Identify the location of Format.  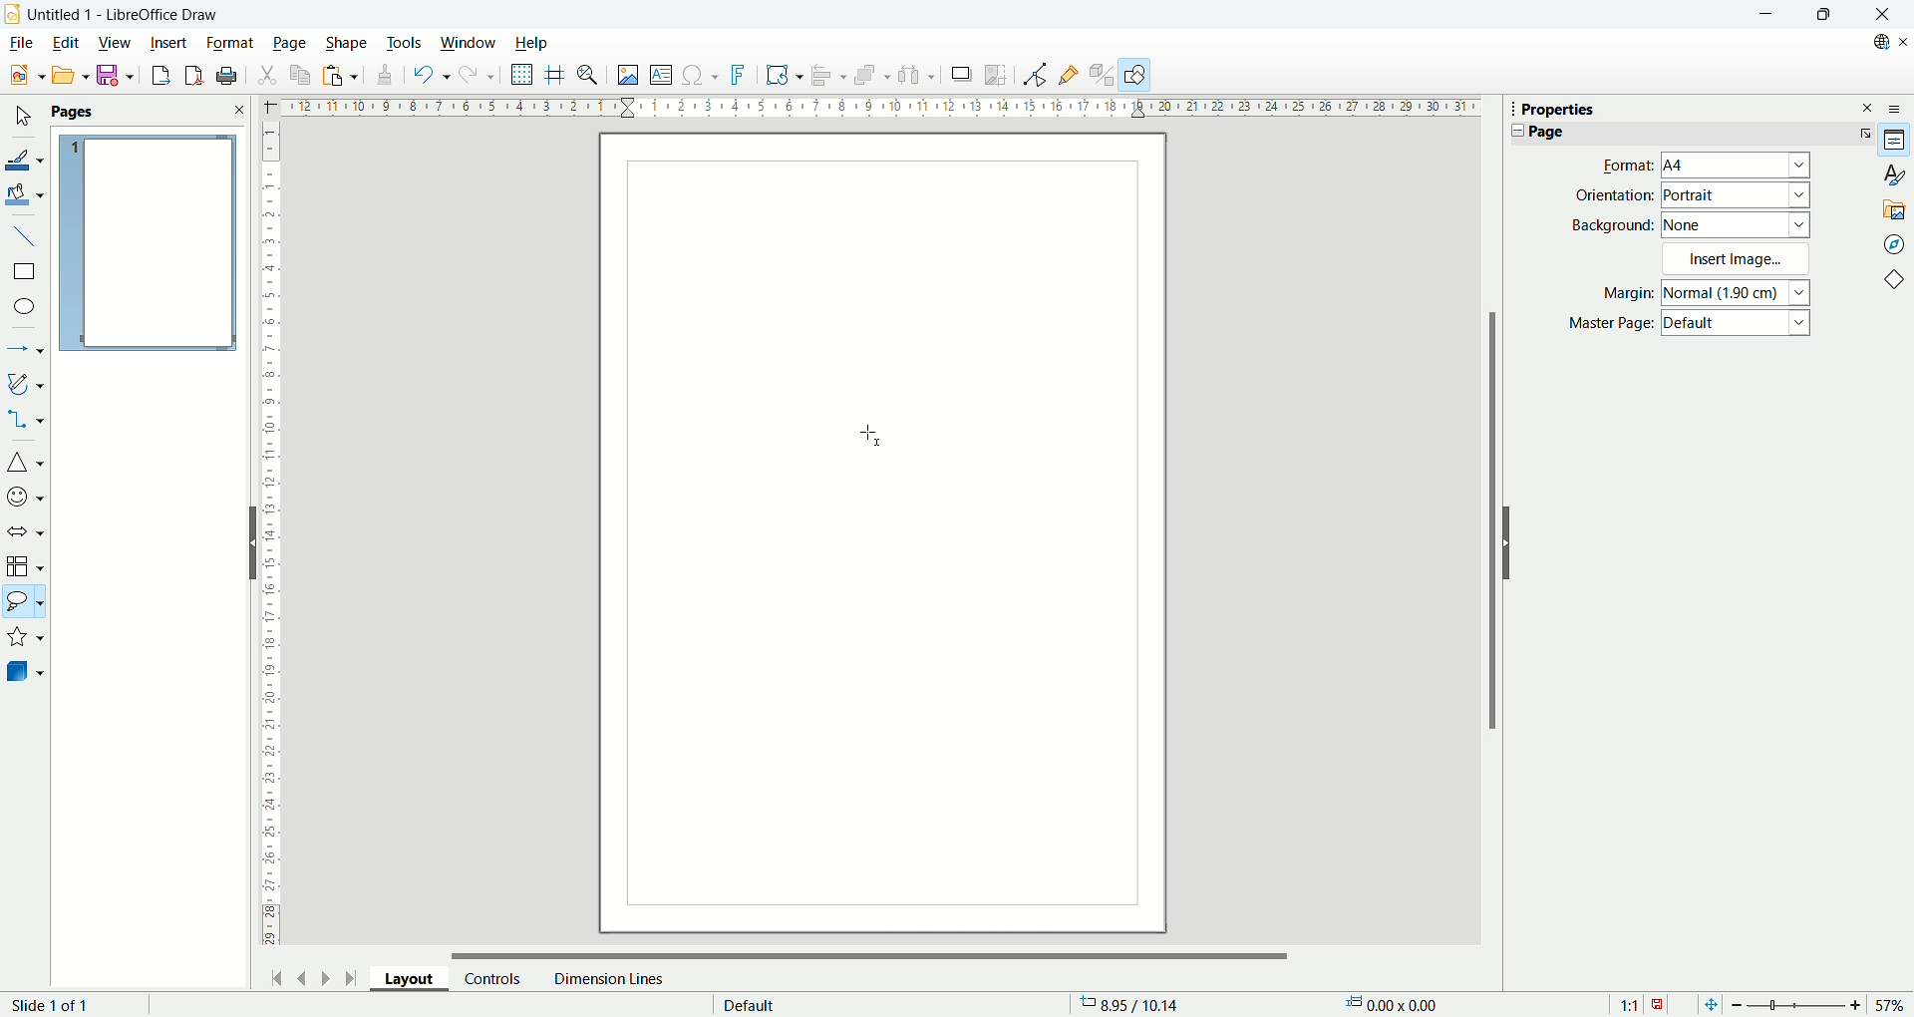
(1622, 165).